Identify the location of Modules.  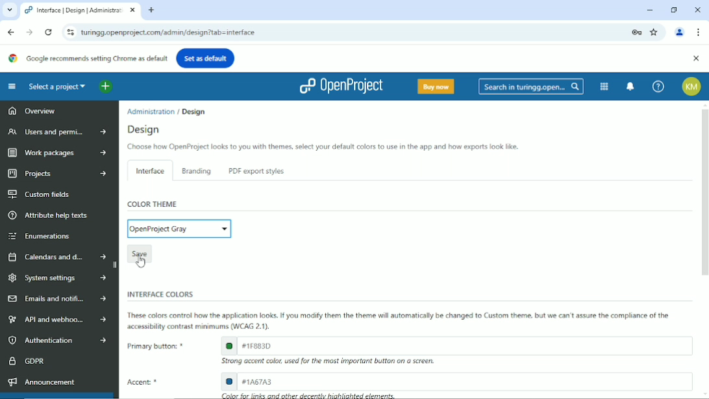
(603, 86).